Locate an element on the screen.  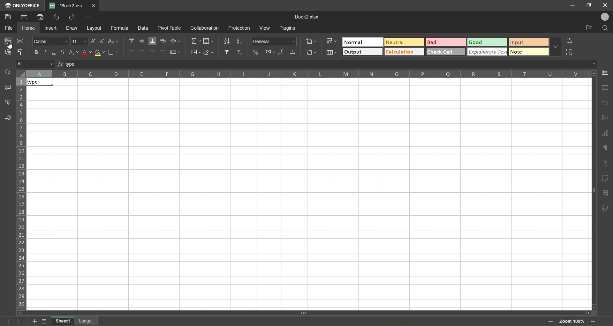
font size is located at coordinates (80, 41).